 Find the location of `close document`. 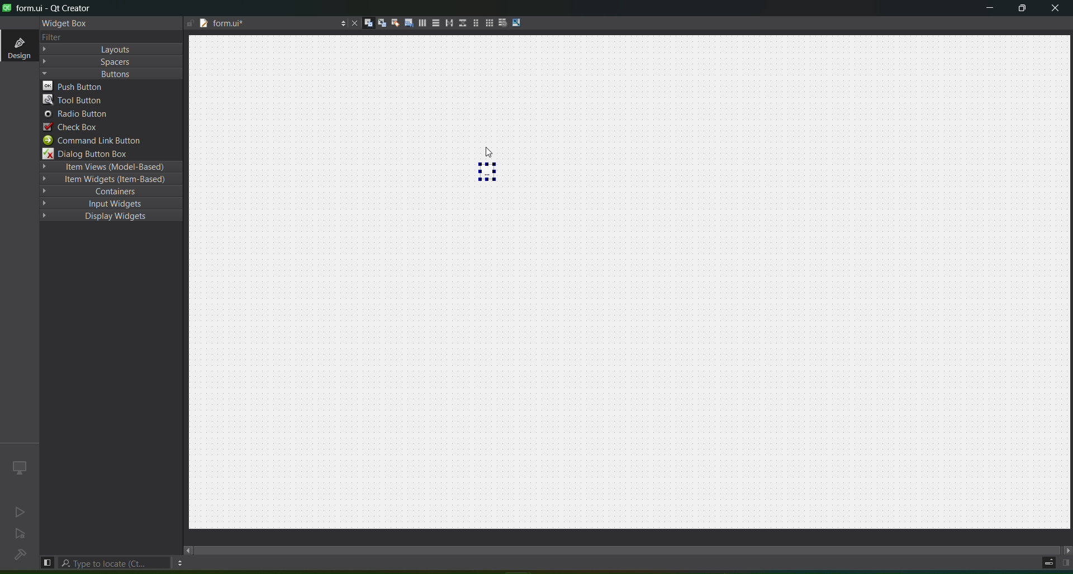

close document is located at coordinates (354, 23).